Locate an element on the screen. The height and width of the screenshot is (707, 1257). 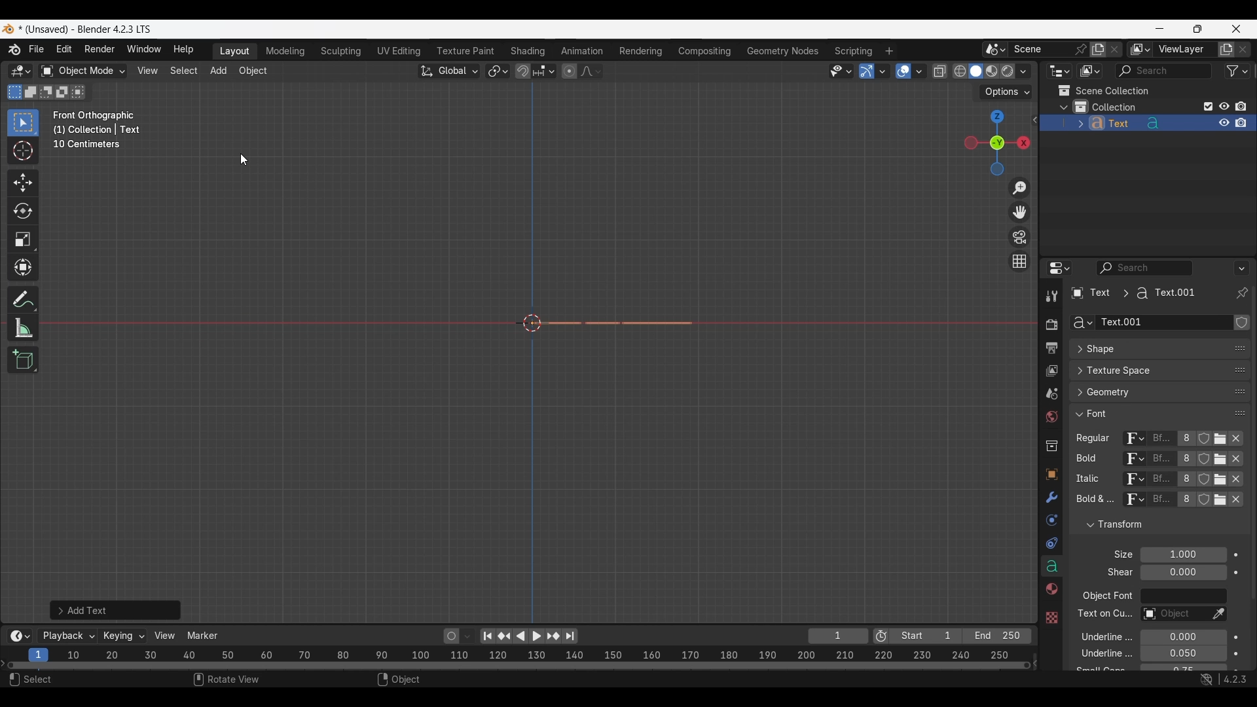
Change order in the list is located at coordinates (1240, 540).